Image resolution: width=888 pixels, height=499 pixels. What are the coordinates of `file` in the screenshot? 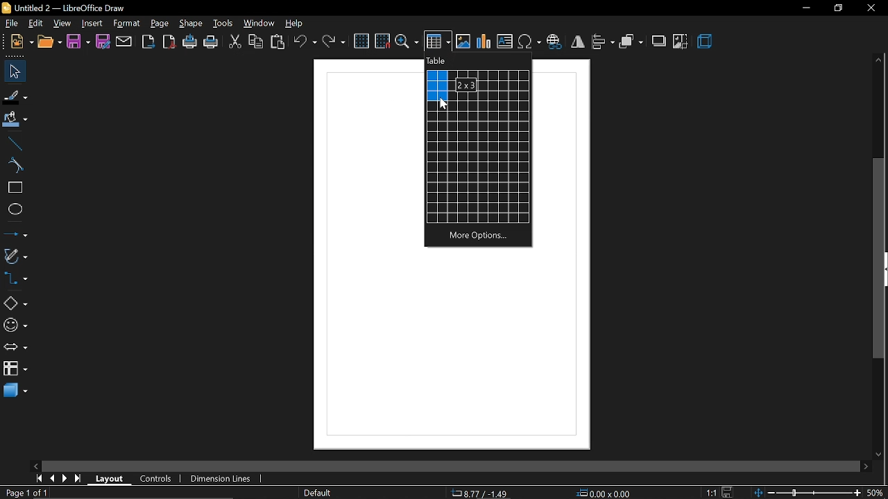 It's located at (11, 24).